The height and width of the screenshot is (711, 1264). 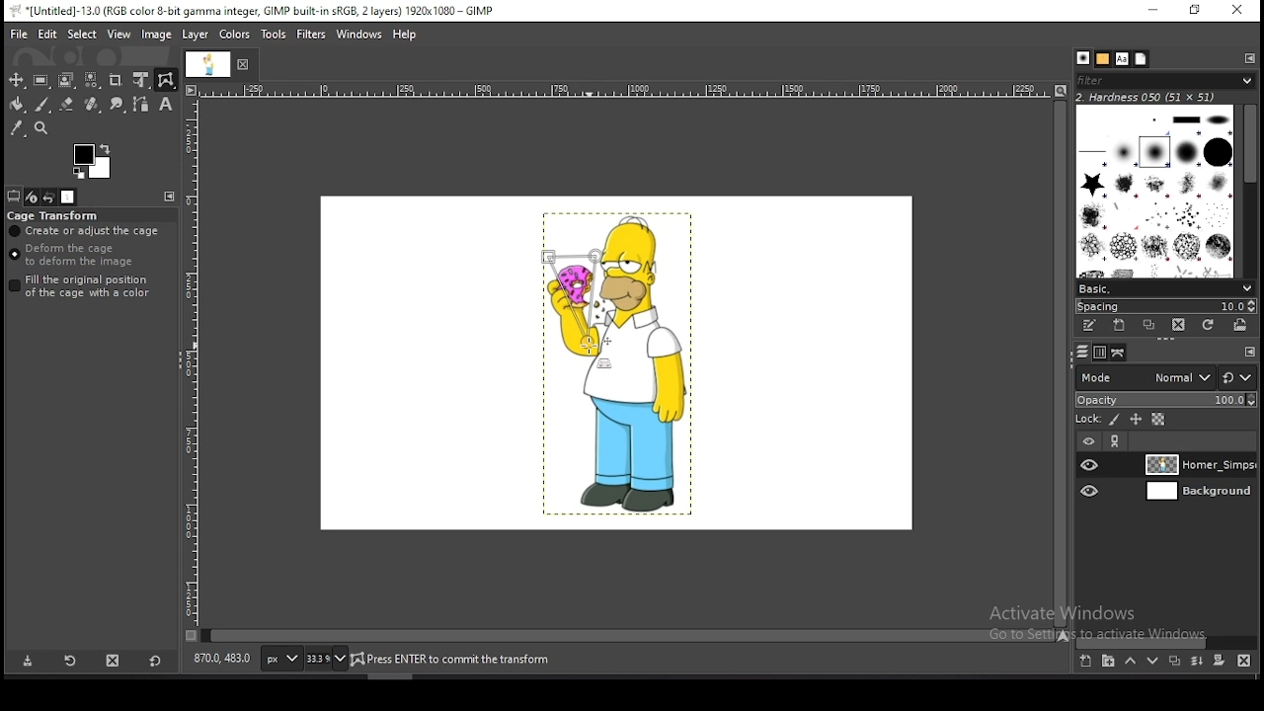 What do you see at coordinates (1091, 465) in the screenshot?
I see `layer visibility on/off` at bounding box center [1091, 465].